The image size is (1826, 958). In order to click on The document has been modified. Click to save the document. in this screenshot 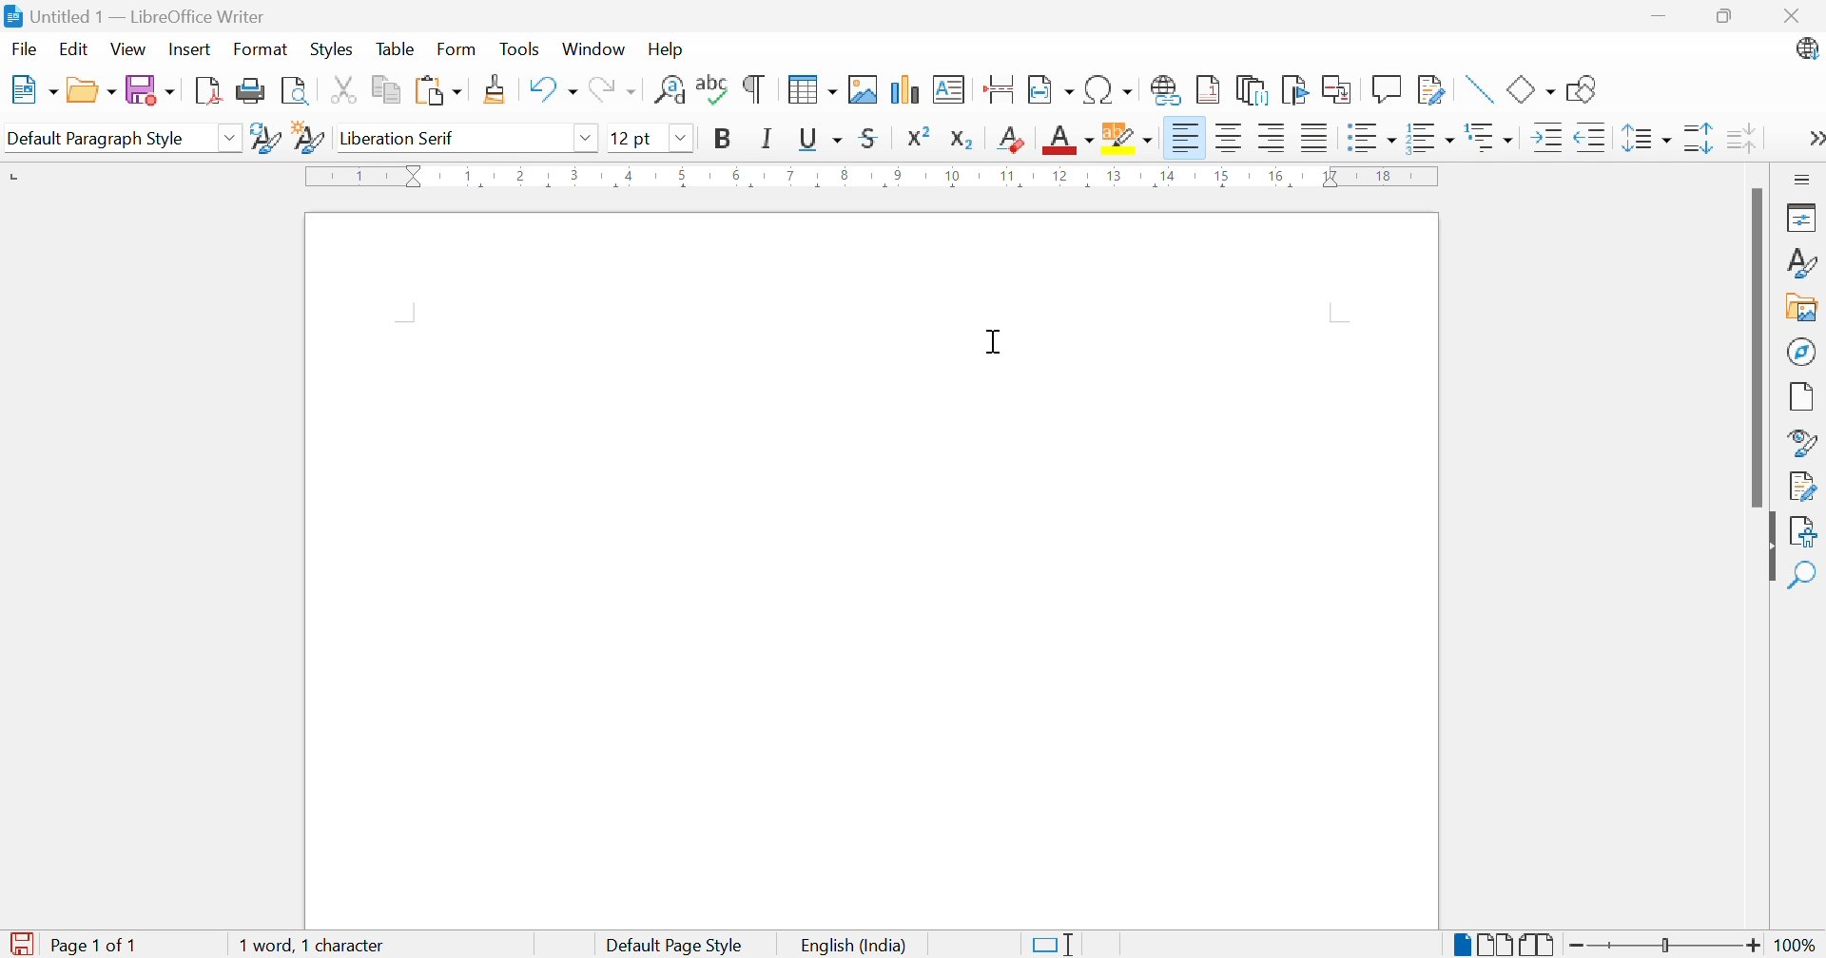, I will do `click(24, 942)`.